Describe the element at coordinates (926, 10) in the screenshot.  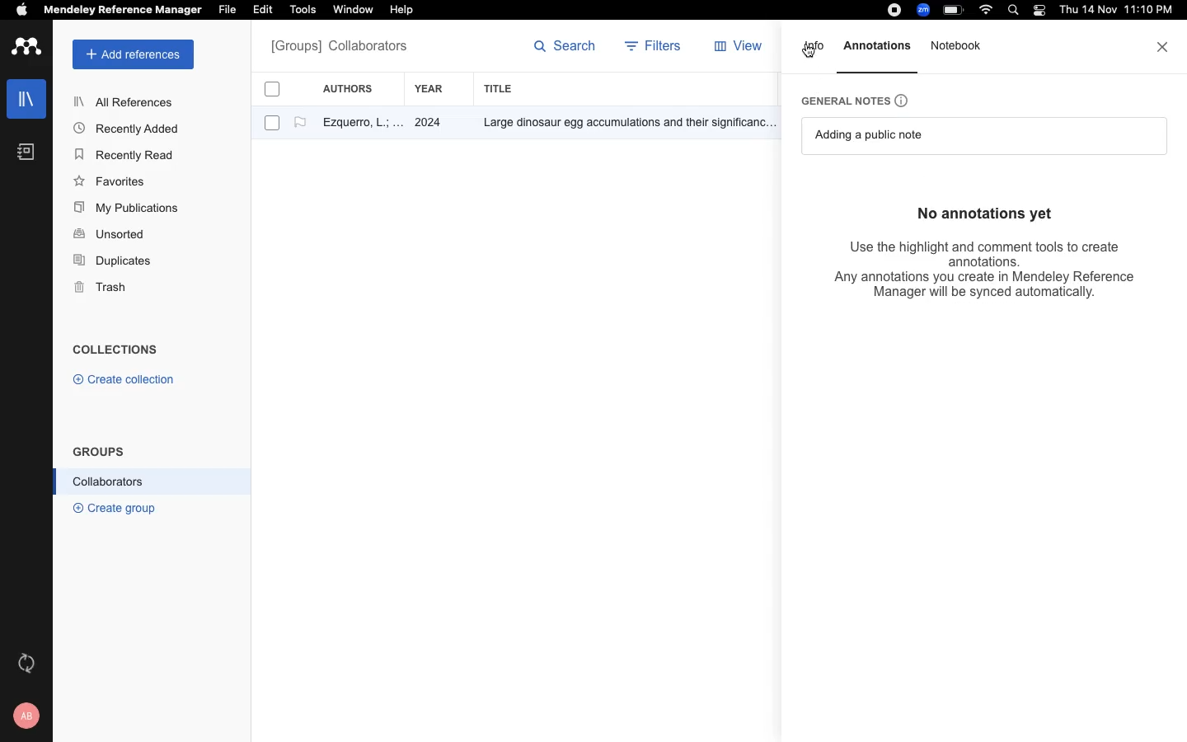
I see `zoom` at that location.